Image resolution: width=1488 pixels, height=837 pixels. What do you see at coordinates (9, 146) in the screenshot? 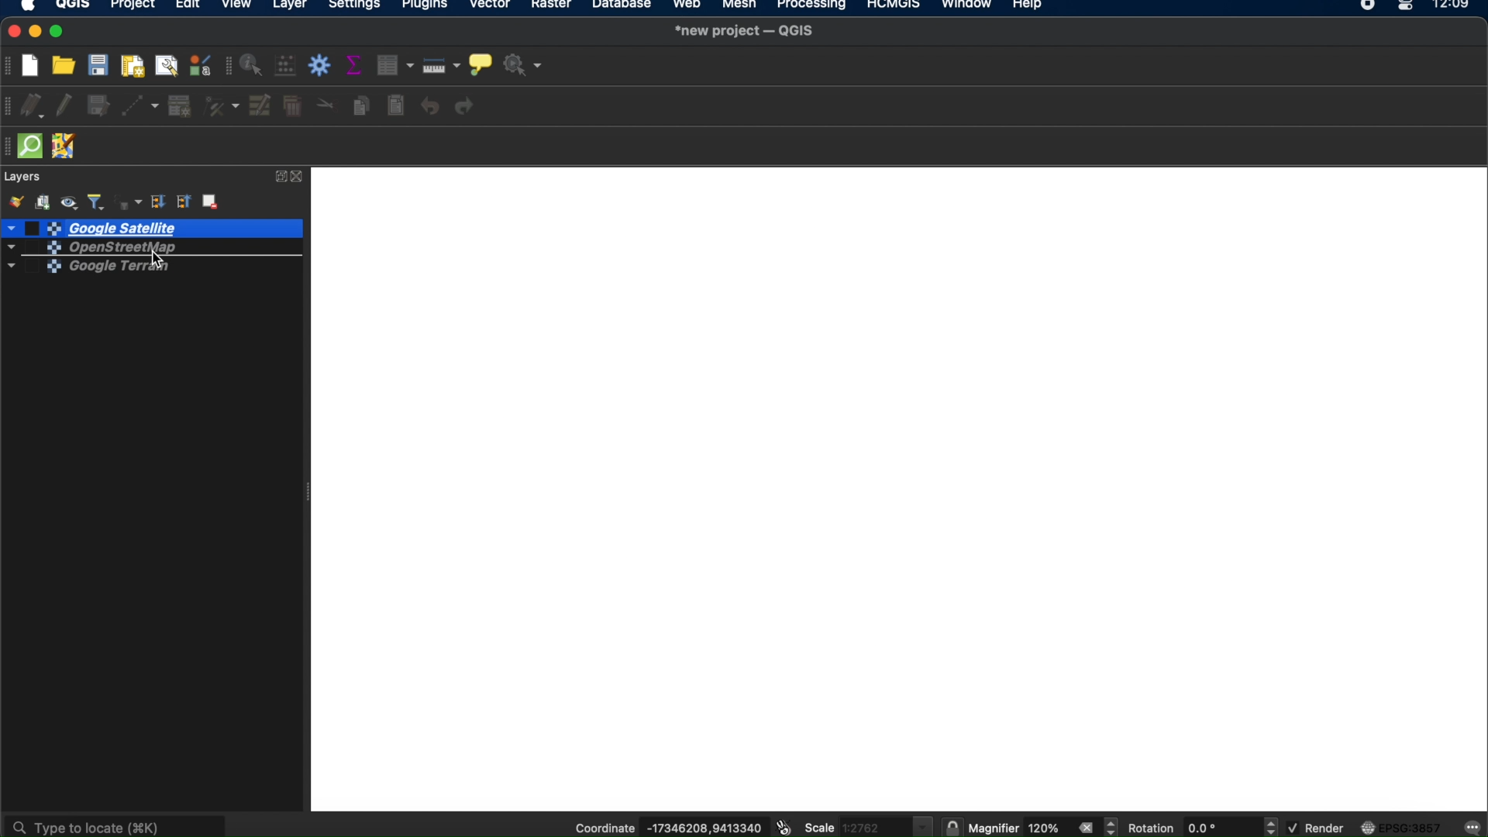
I see `hidden toolbar` at bounding box center [9, 146].